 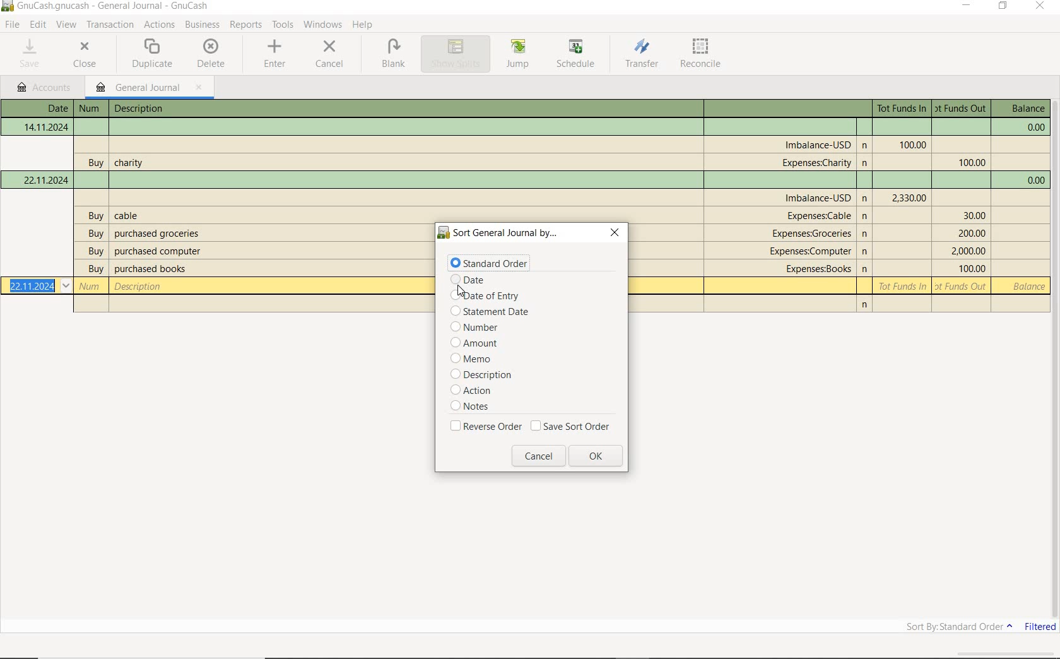 What do you see at coordinates (816, 270) in the screenshot?
I see `account` at bounding box center [816, 270].